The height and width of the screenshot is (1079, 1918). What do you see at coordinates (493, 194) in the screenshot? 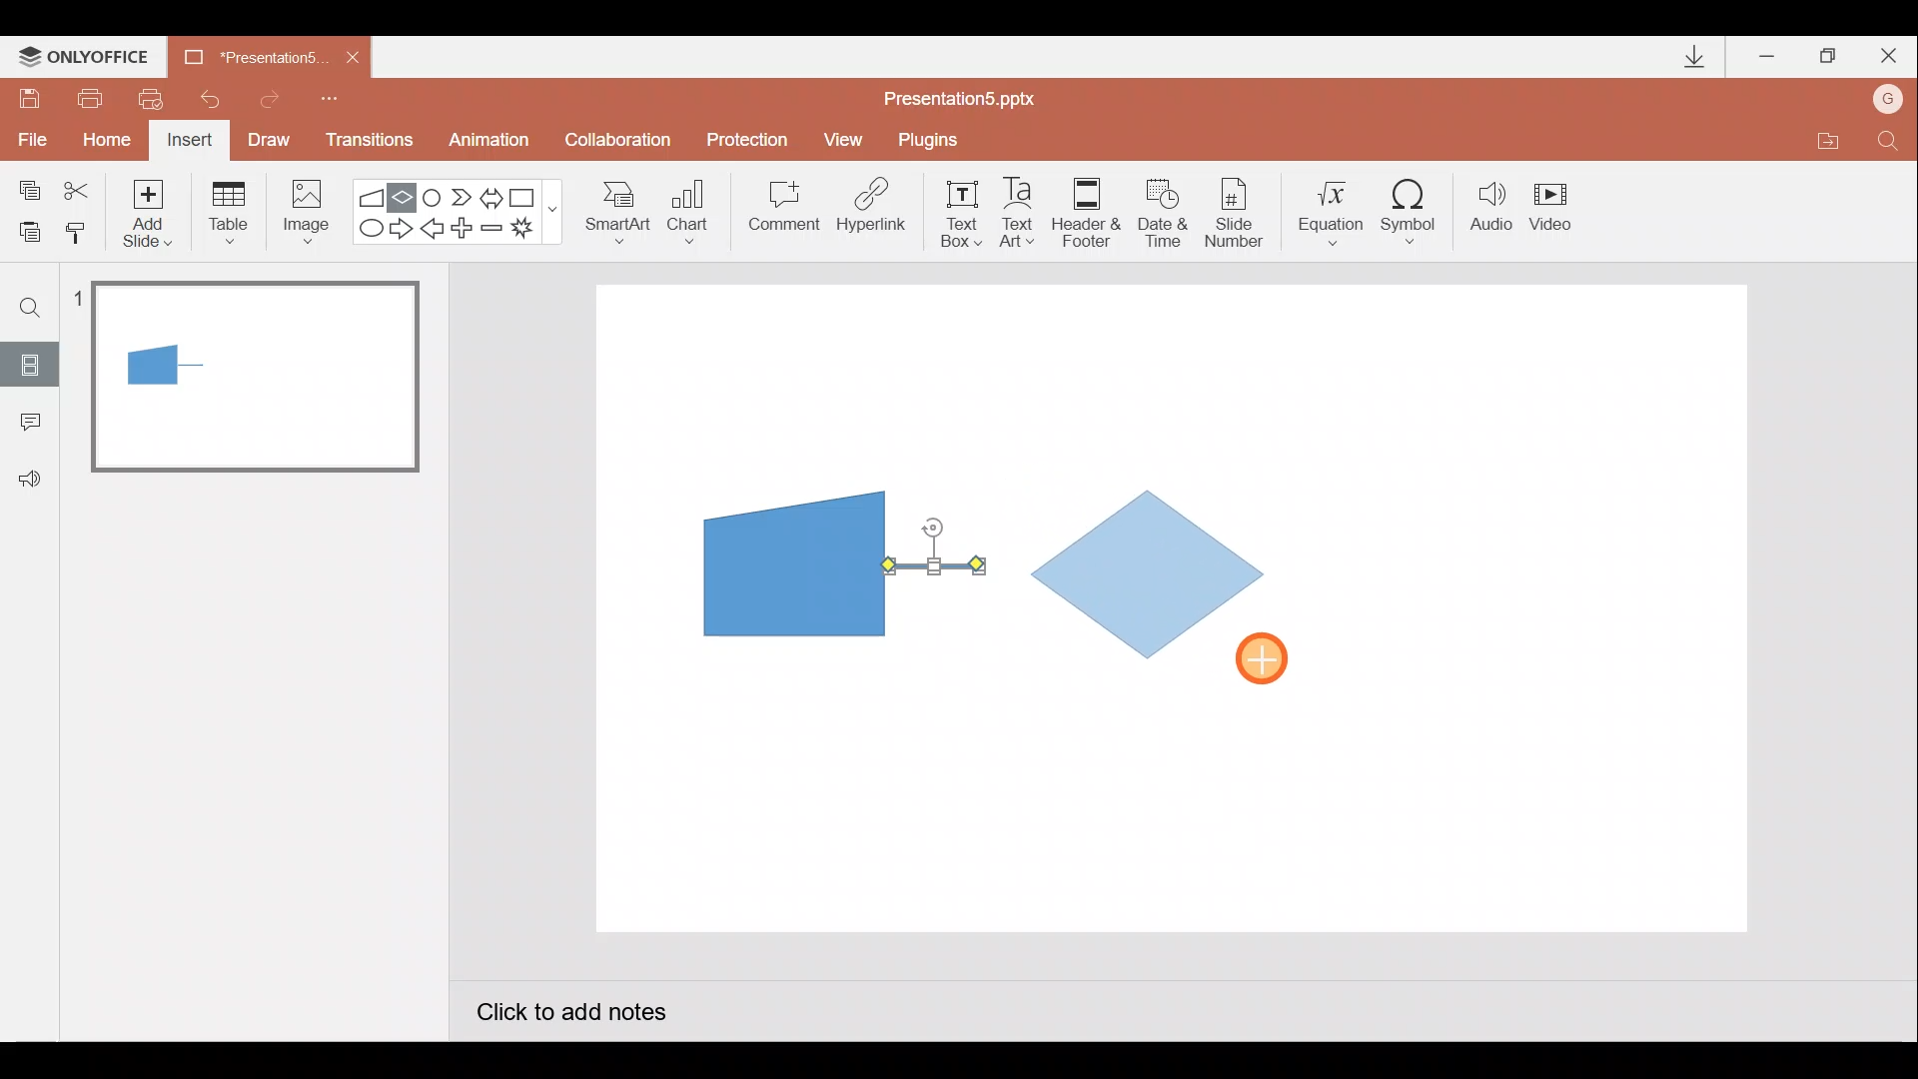
I see `Left right arrow` at bounding box center [493, 194].